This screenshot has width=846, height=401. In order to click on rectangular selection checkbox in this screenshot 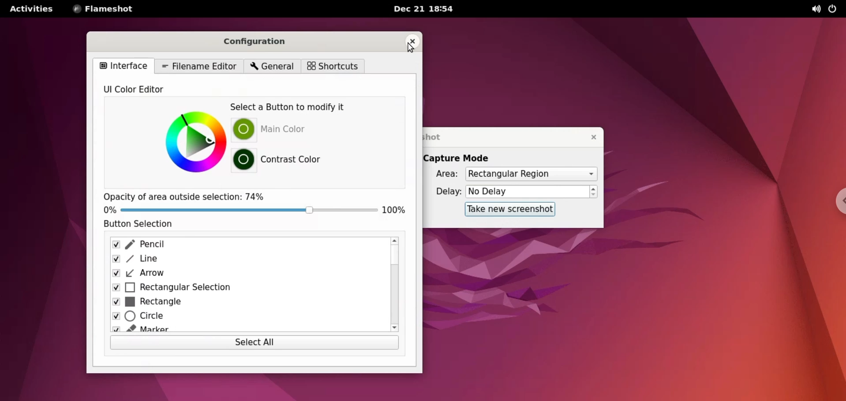, I will do `click(244, 289)`.